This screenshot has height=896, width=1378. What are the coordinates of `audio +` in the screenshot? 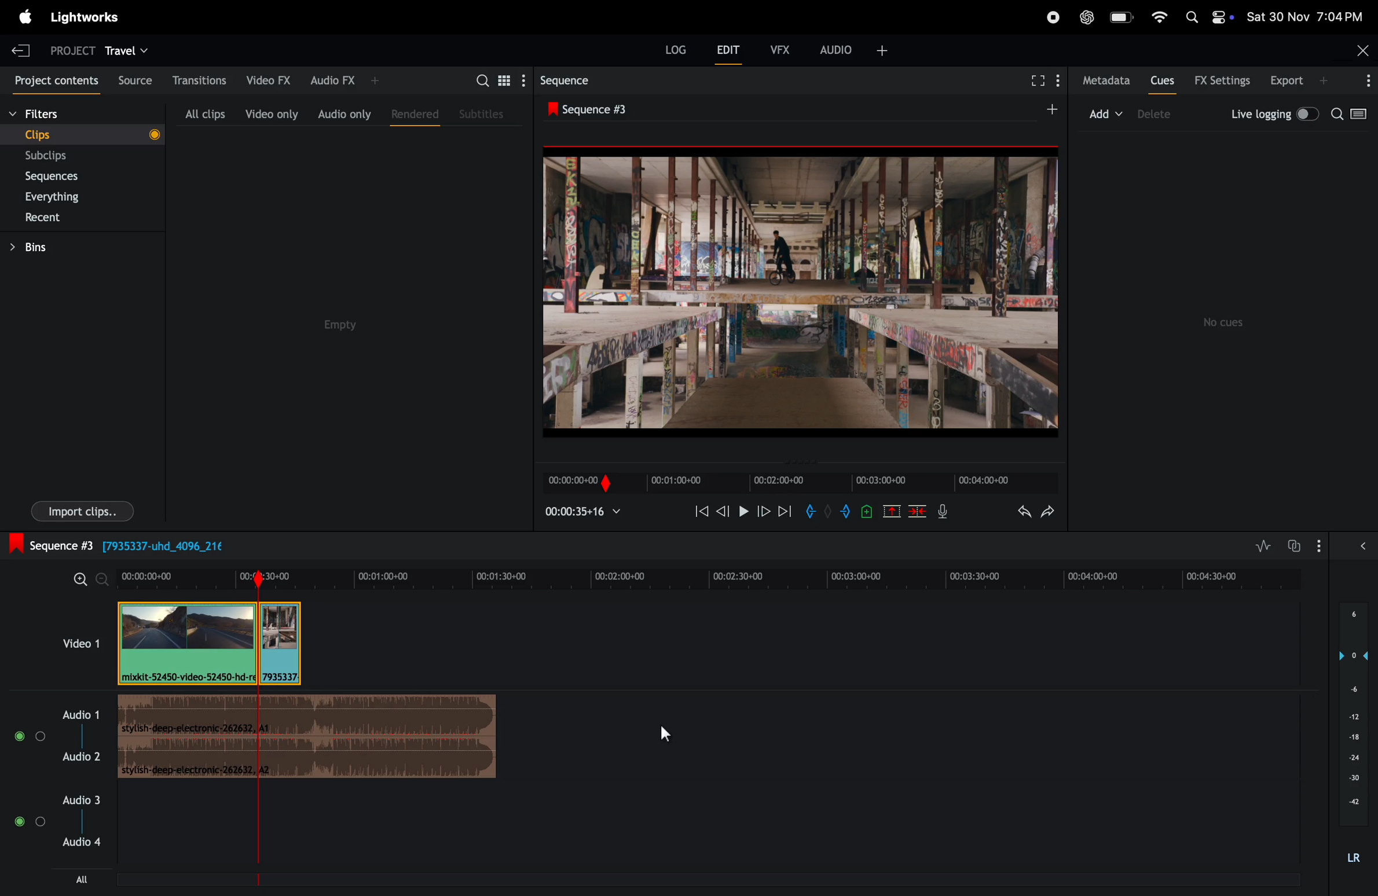 It's located at (856, 49).